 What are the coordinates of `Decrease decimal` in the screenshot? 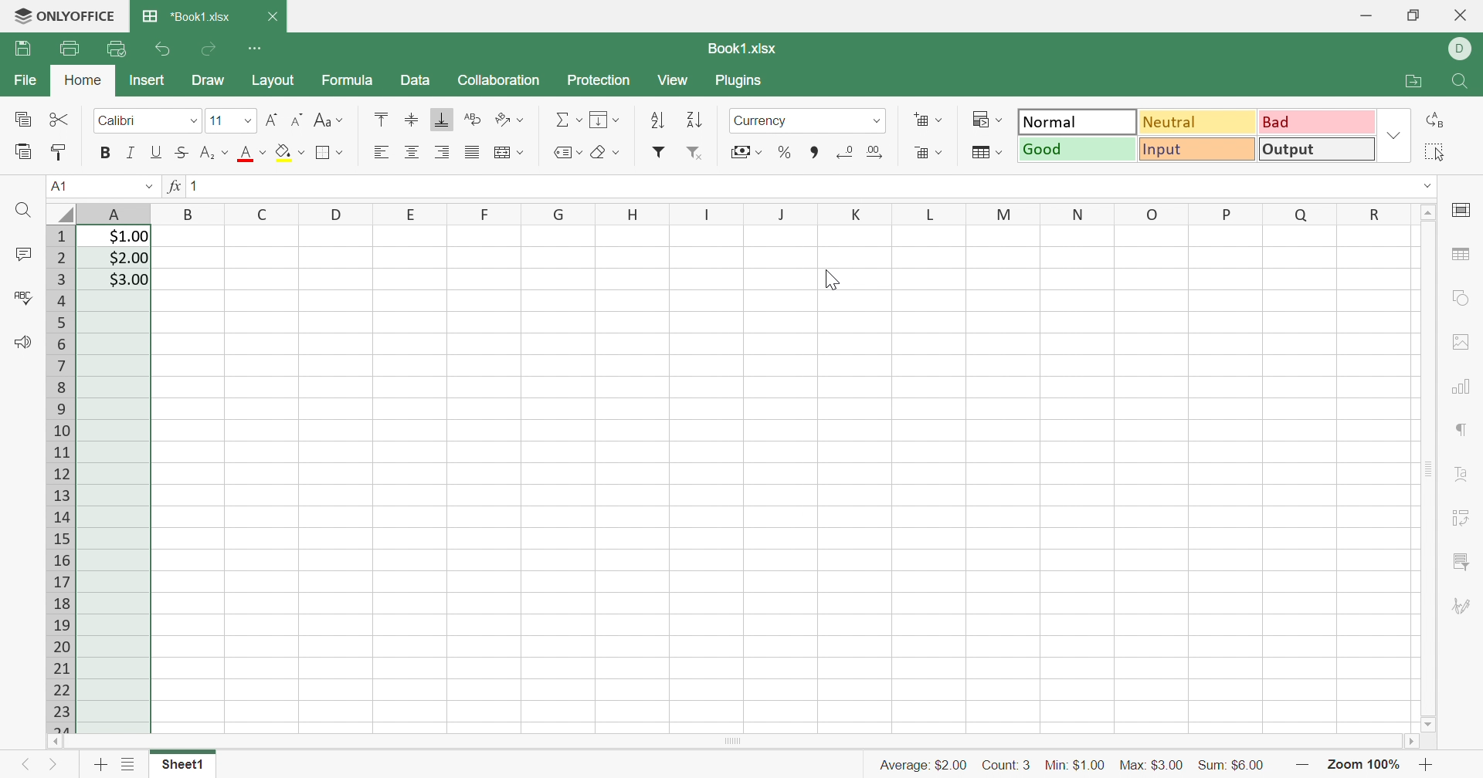 It's located at (843, 152).